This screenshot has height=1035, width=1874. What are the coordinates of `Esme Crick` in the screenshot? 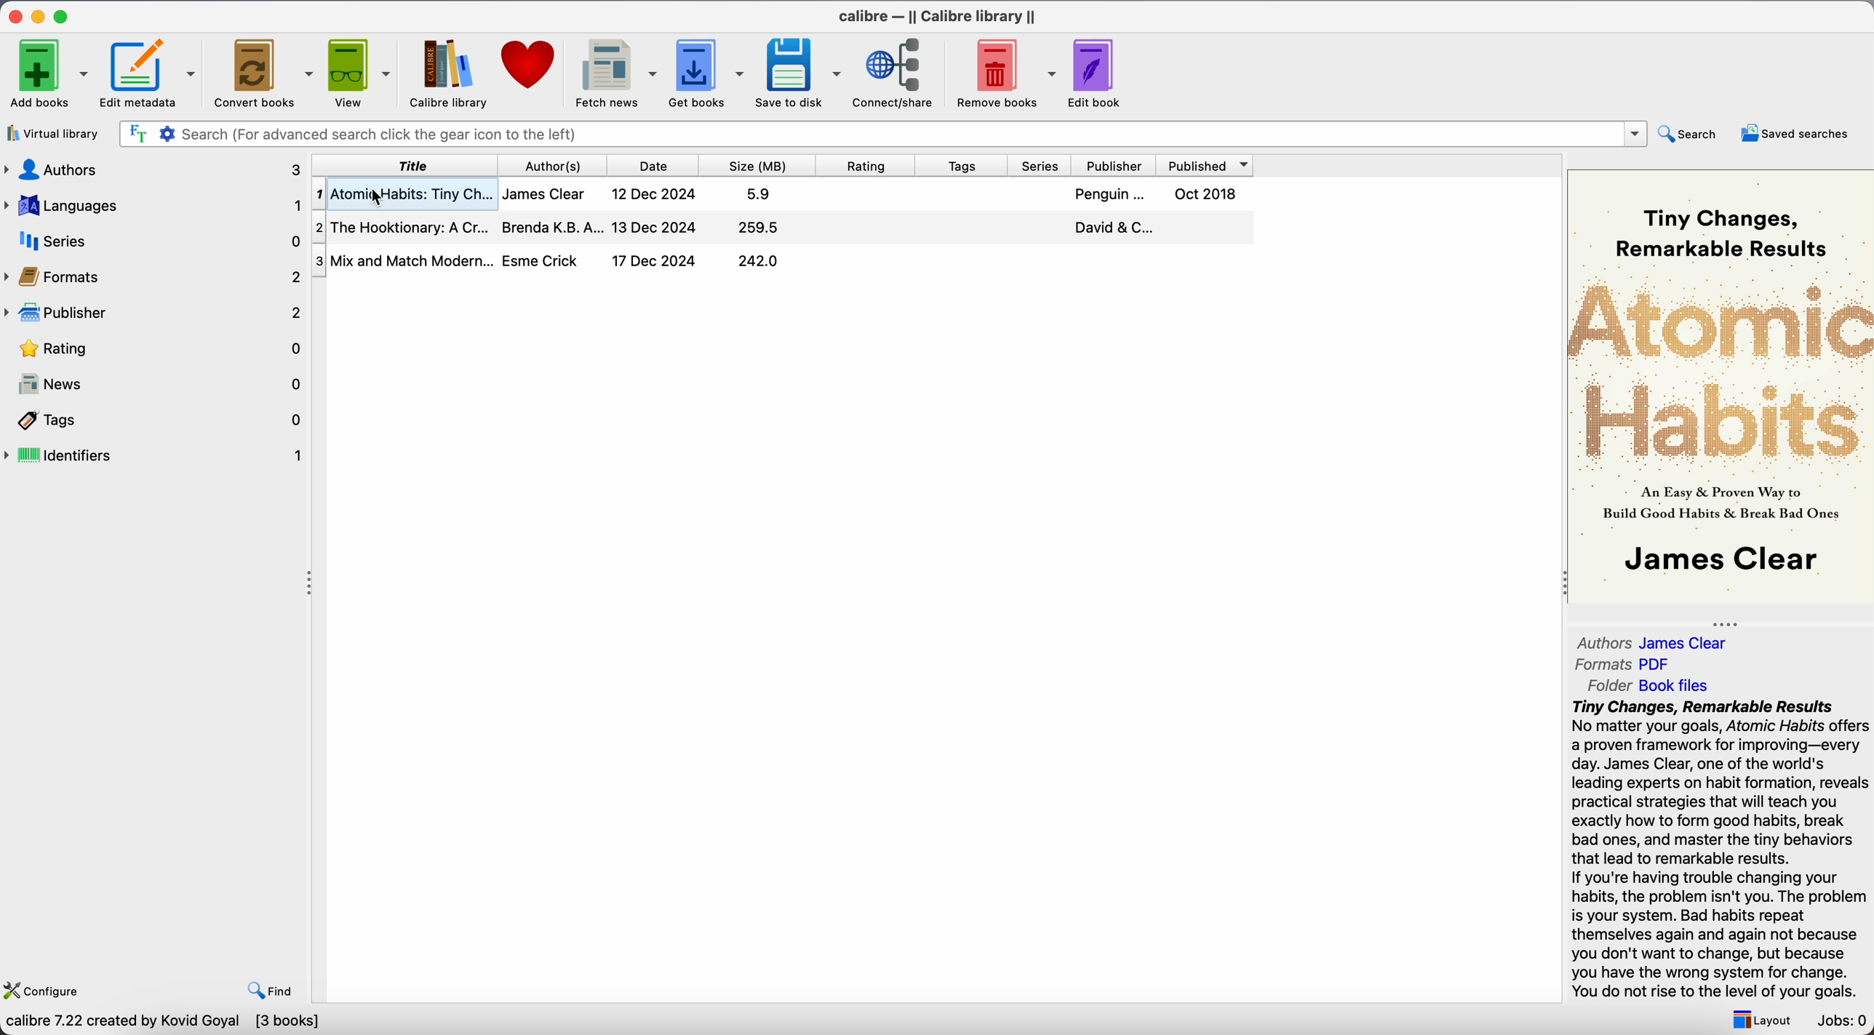 It's located at (543, 260).